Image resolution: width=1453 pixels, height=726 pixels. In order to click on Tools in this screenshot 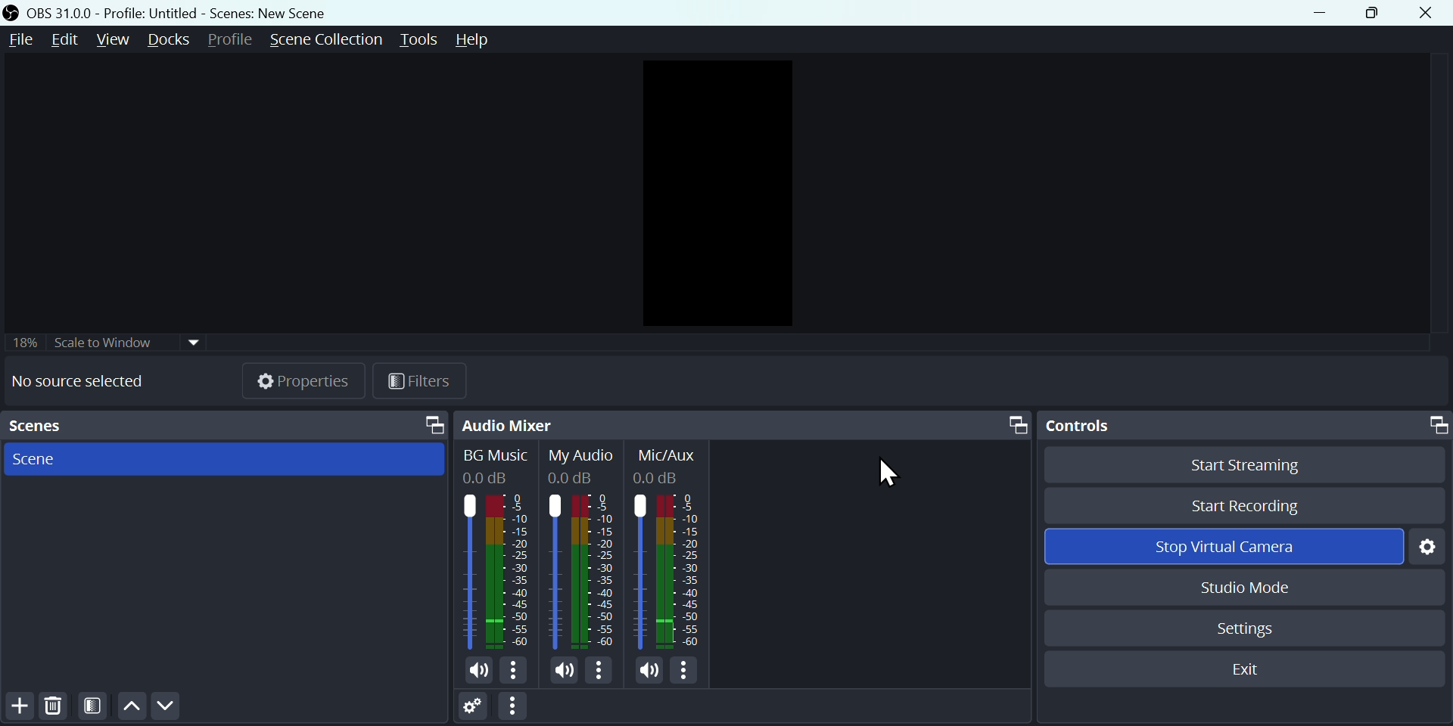, I will do `click(418, 40)`.